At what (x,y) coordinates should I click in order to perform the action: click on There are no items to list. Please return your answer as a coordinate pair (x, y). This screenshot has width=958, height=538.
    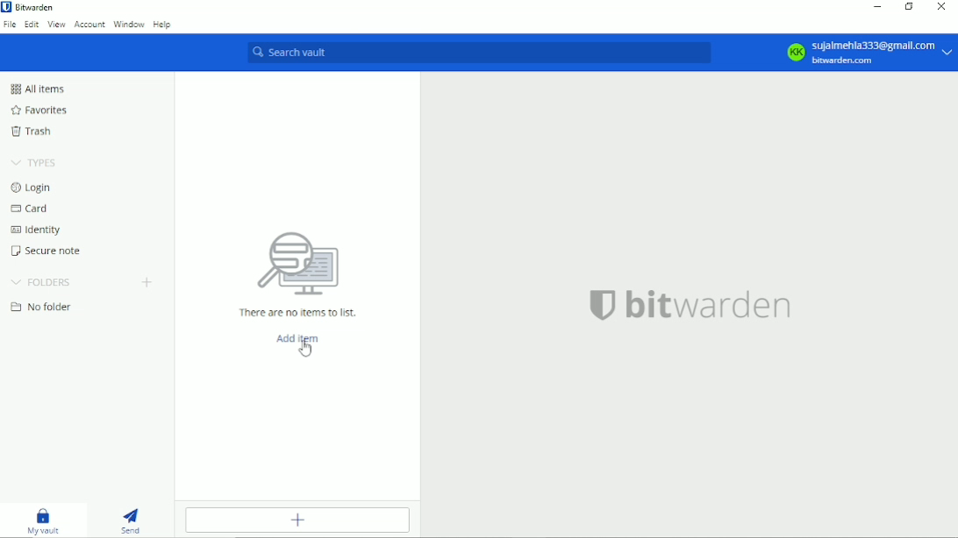
    Looking at the image, I should click on (296, 275).